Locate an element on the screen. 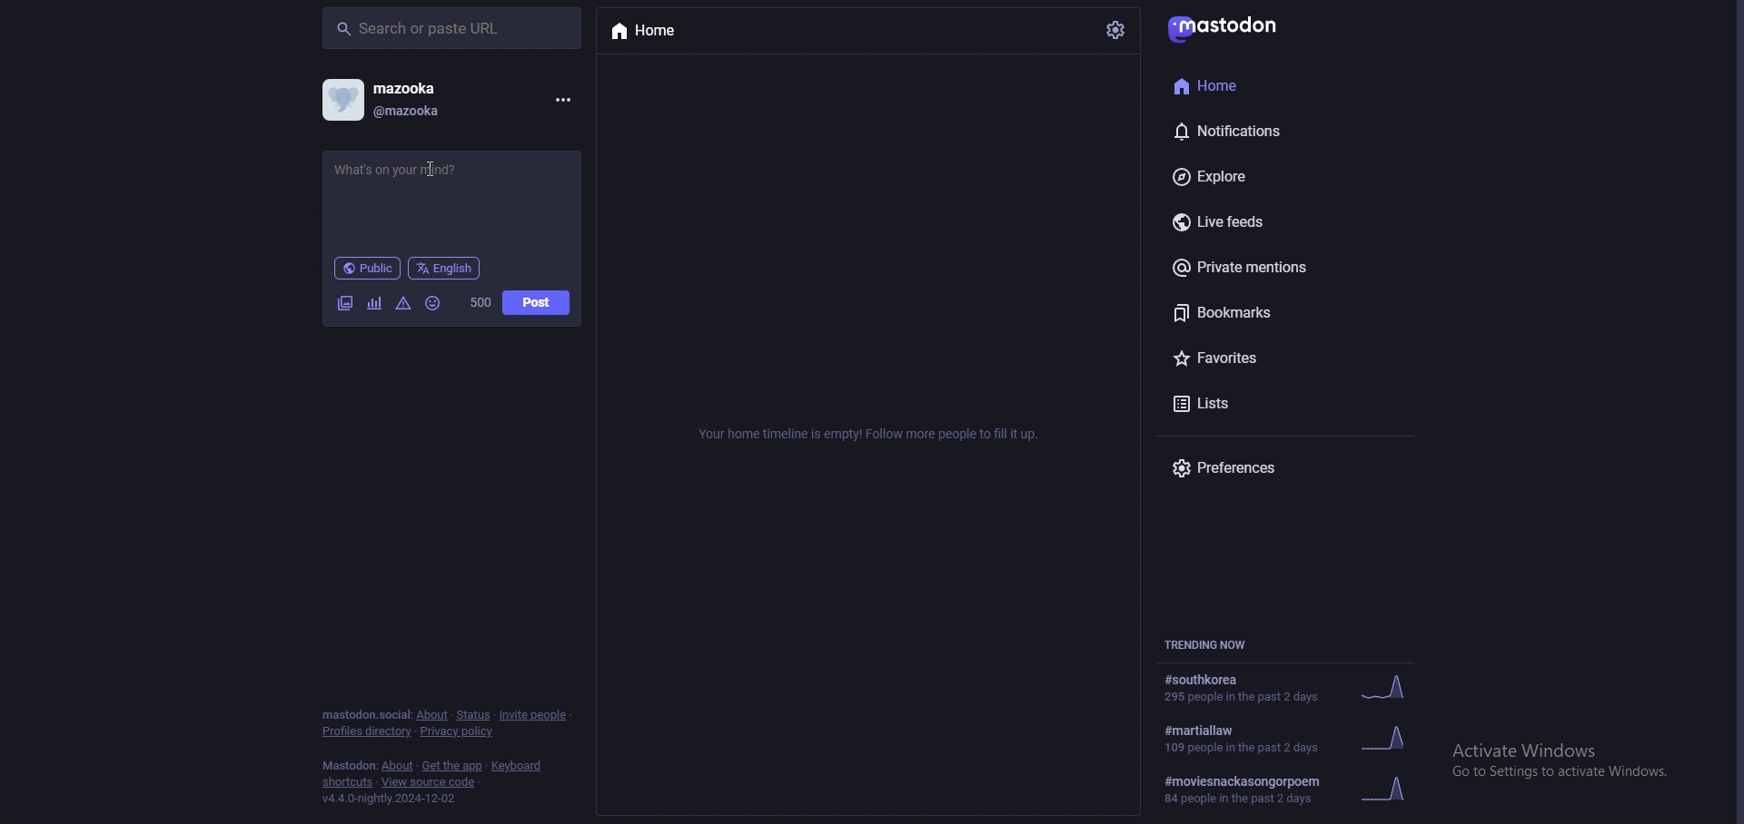 This screenshot has height=824, width=1744. shortcuts is located at coordinates (344, 783).